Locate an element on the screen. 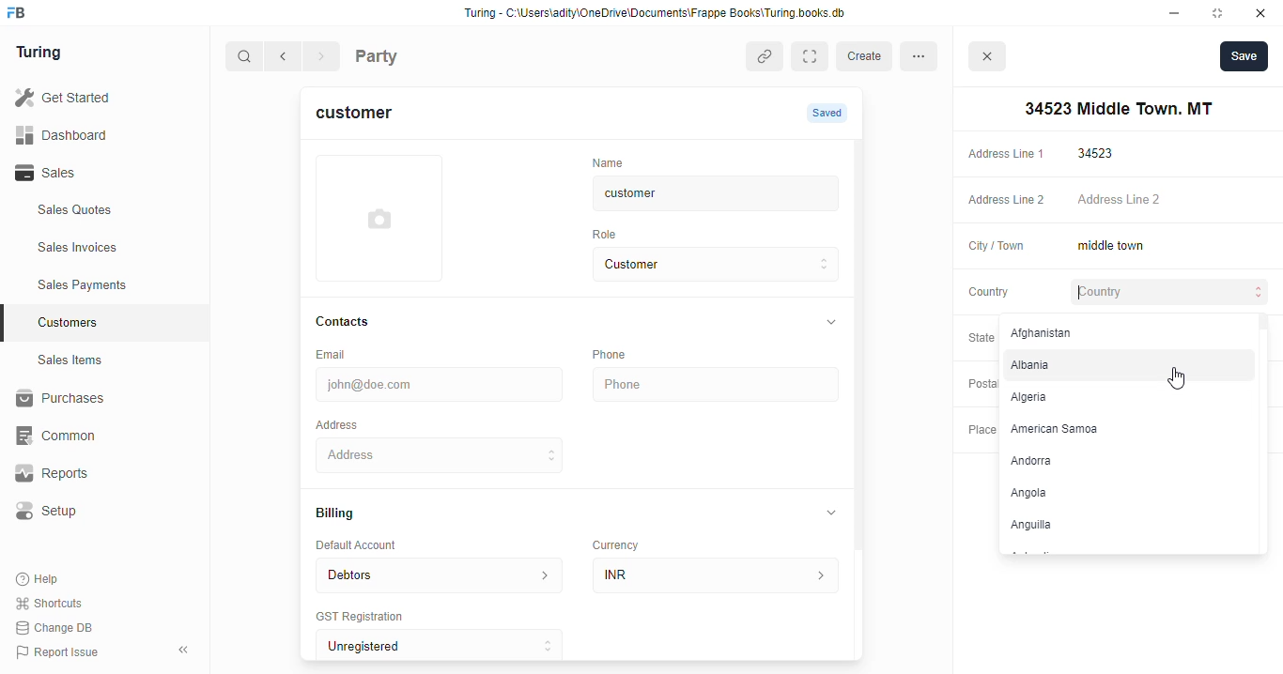 This screenshot has width=1283, height=674. minimise is located at coordinates (1175, 13).